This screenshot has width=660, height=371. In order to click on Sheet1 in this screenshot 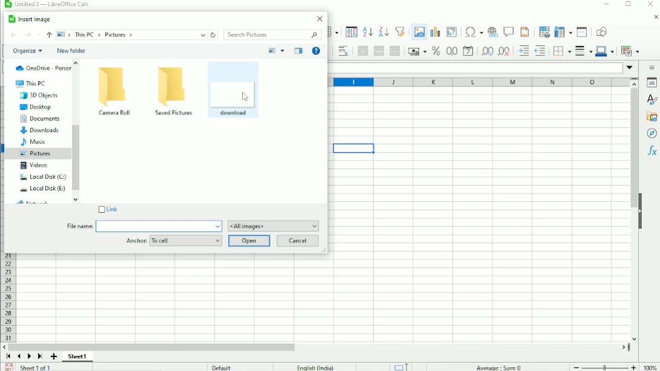, I will do `click(81, 356)`.